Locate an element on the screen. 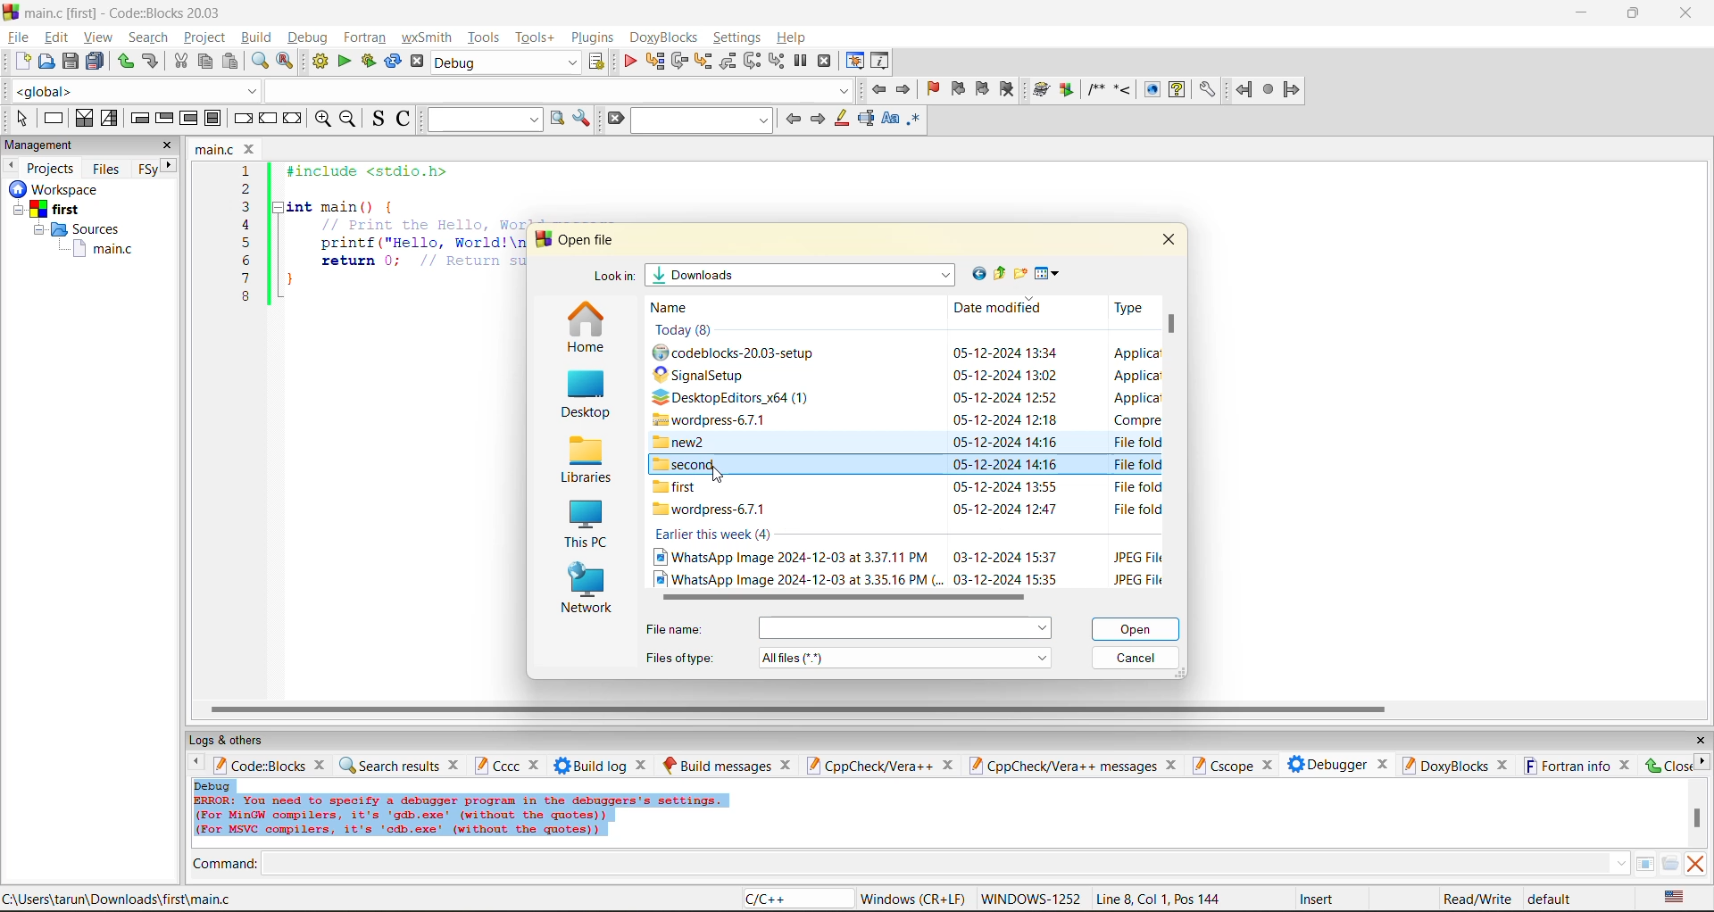 The image size is (1714, 912). next line is located at coordinates (678, 62).